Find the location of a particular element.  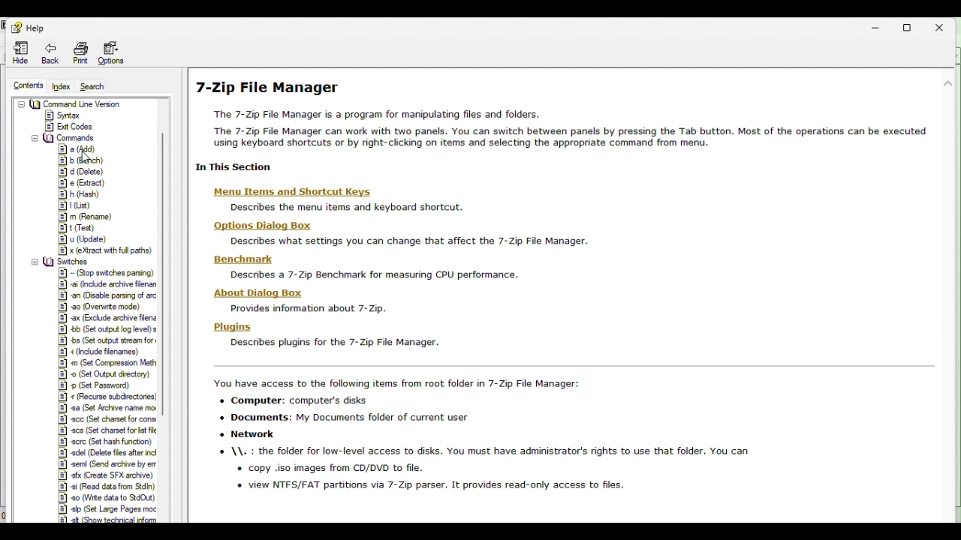

| In This Section is located at coordinates (230, 168).